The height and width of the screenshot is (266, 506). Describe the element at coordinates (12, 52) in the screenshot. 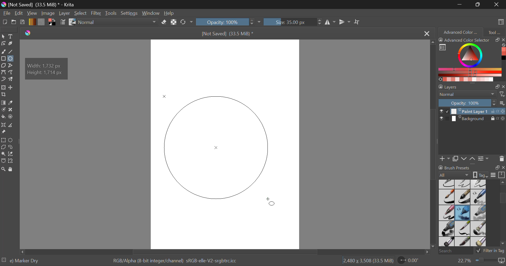

I see `Line` at that location.